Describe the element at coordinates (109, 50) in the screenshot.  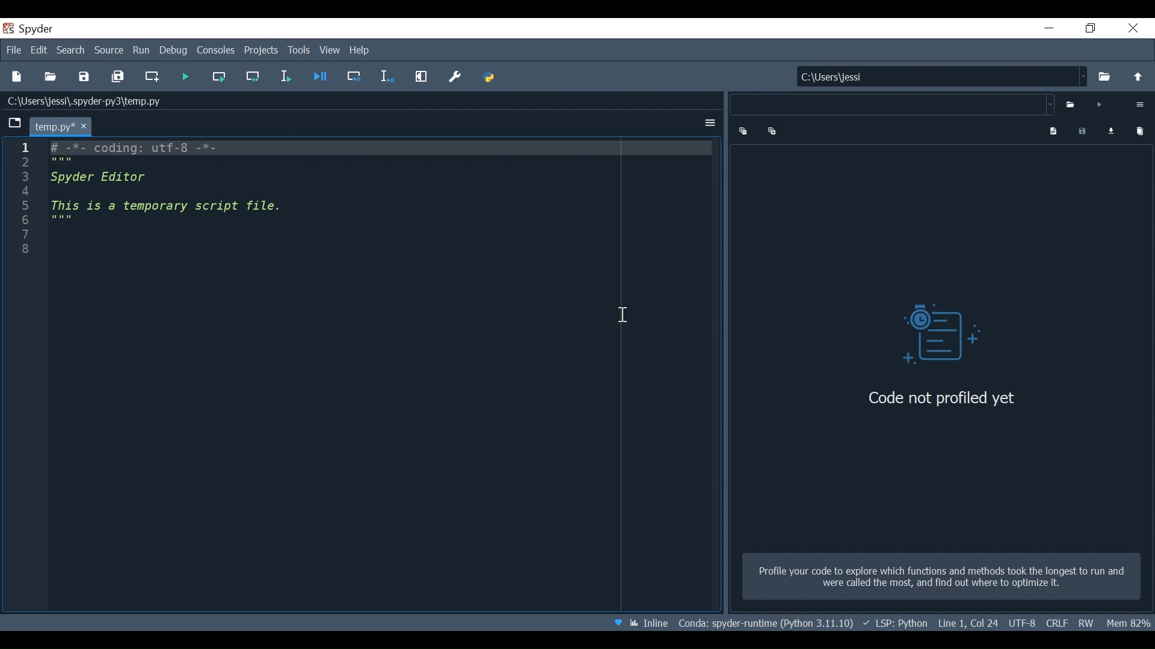
I see `Source` at that location.